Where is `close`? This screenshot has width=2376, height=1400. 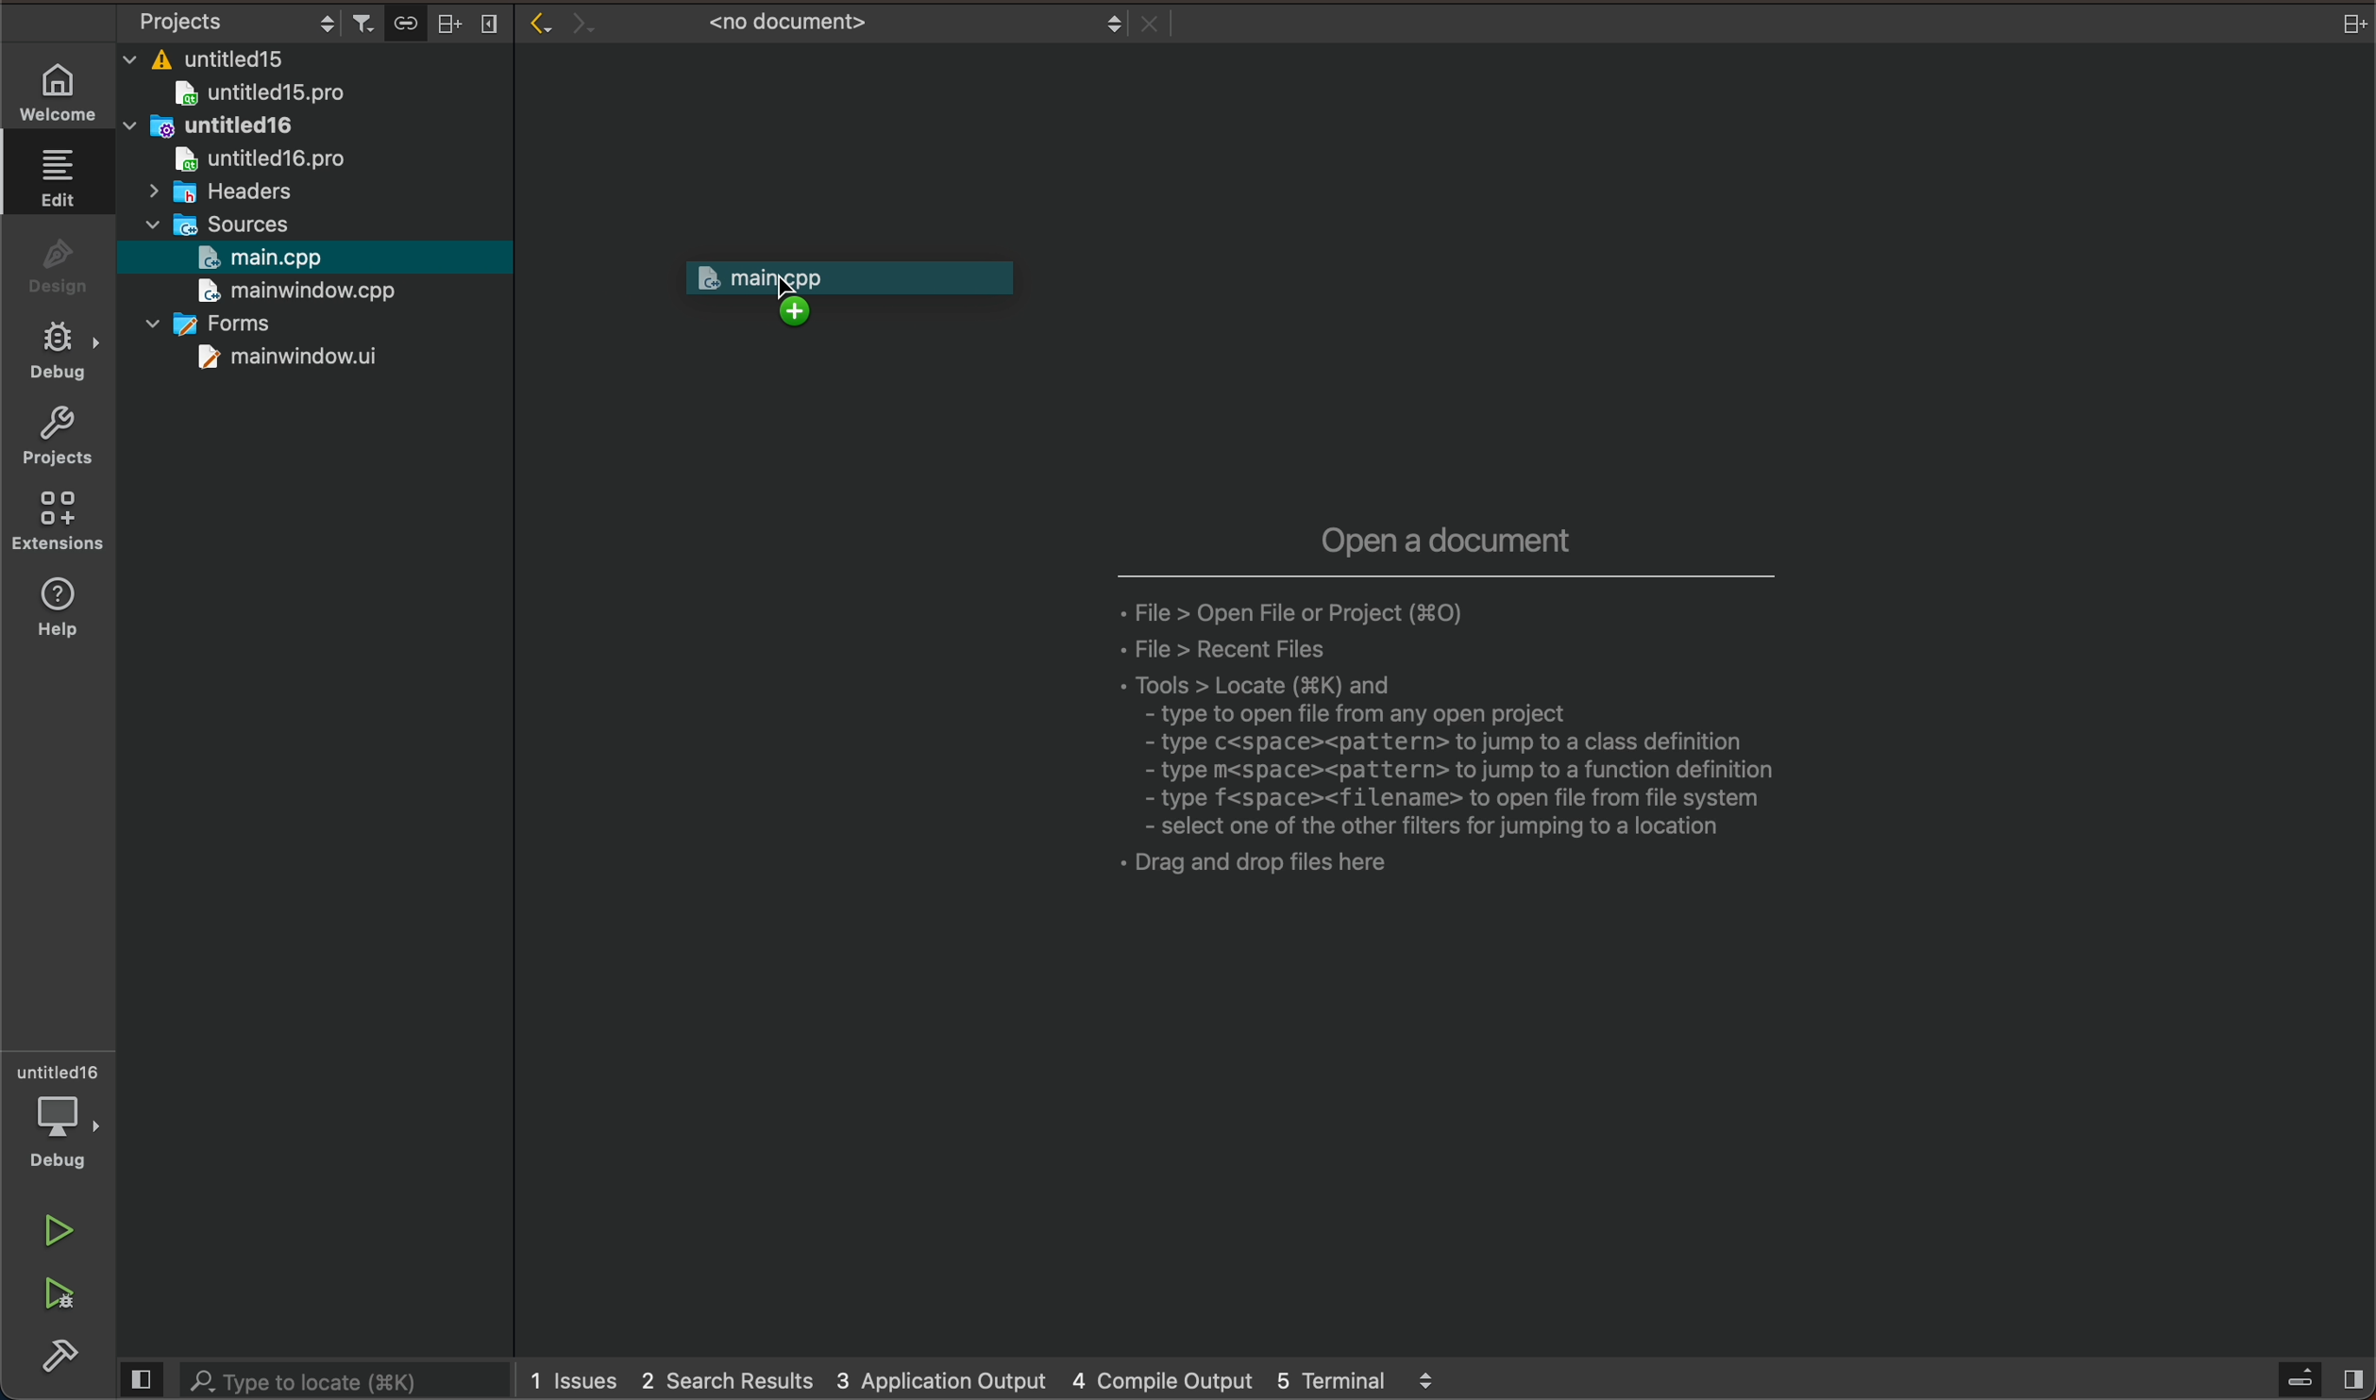 close is located at coordinates (2349, 24).